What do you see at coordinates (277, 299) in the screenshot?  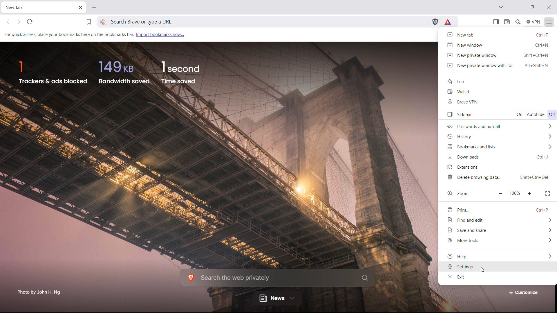 I see `news` at bounding box center [277, 299].